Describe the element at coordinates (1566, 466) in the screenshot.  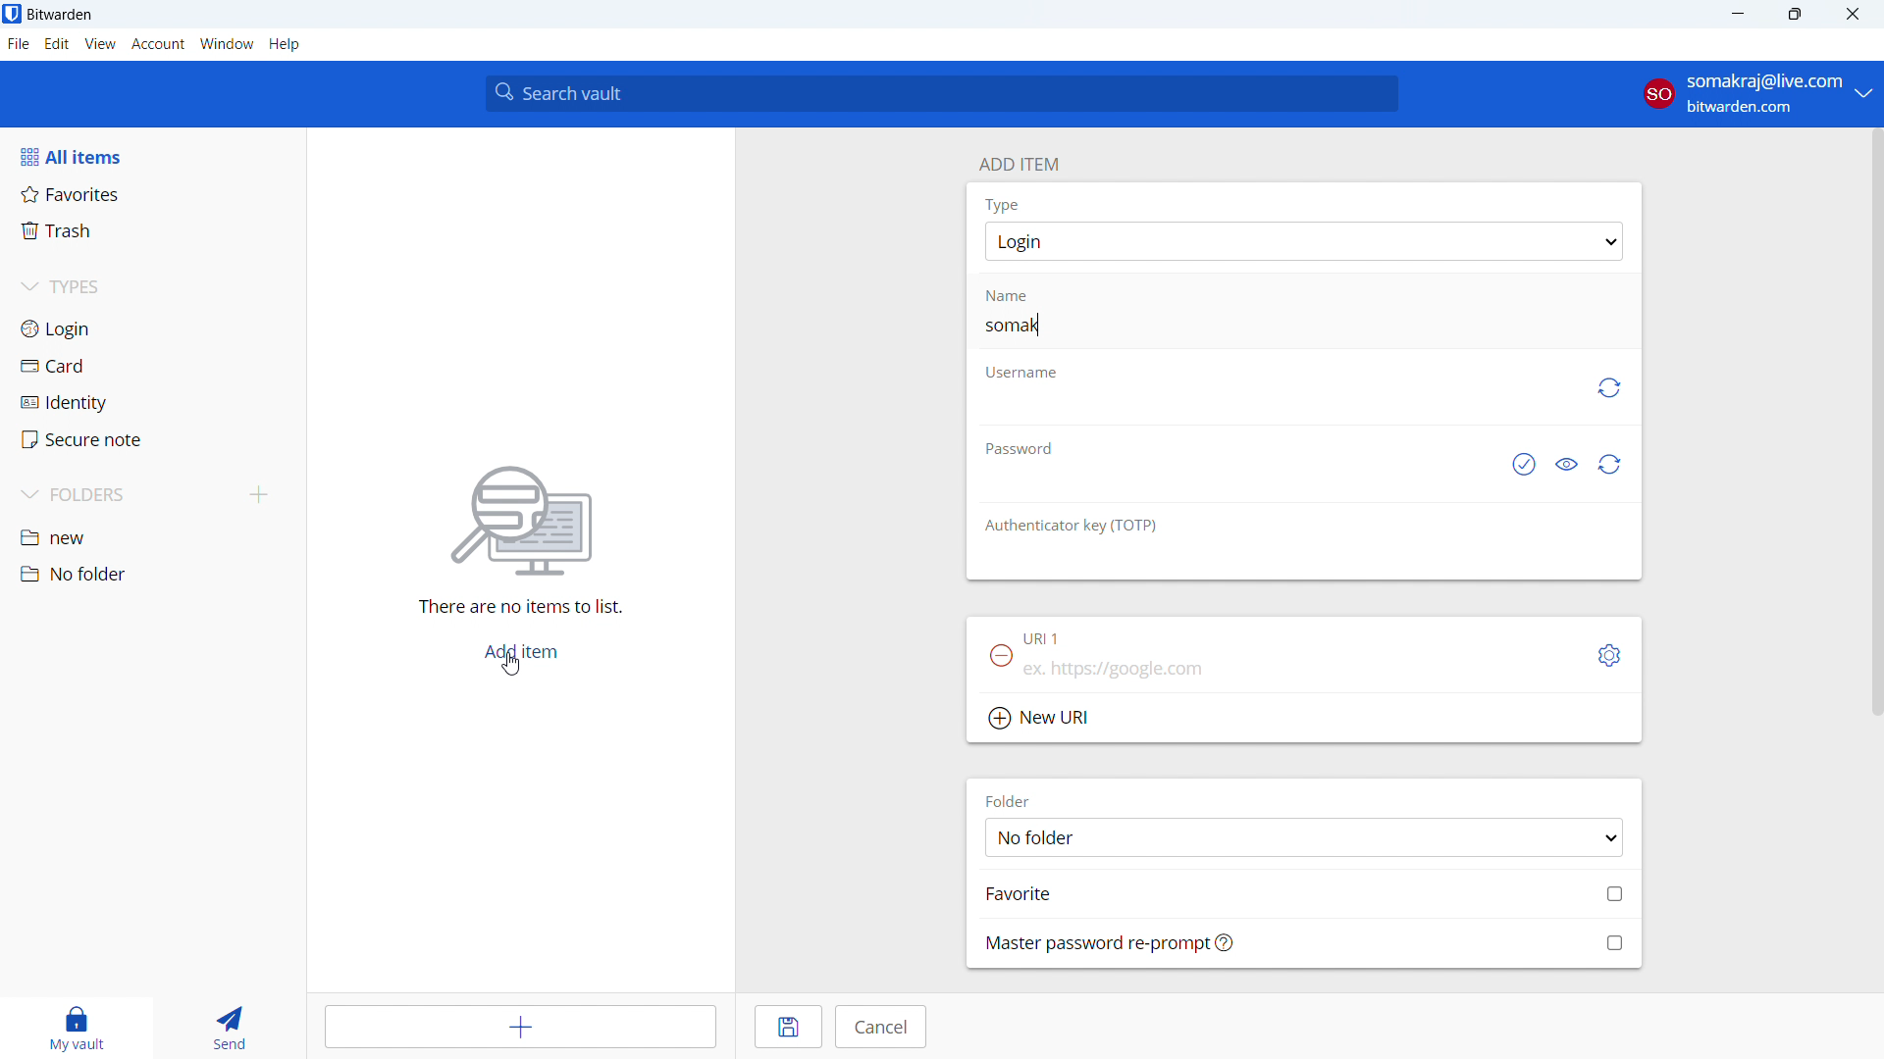
I see `toggle visibility` at that location.